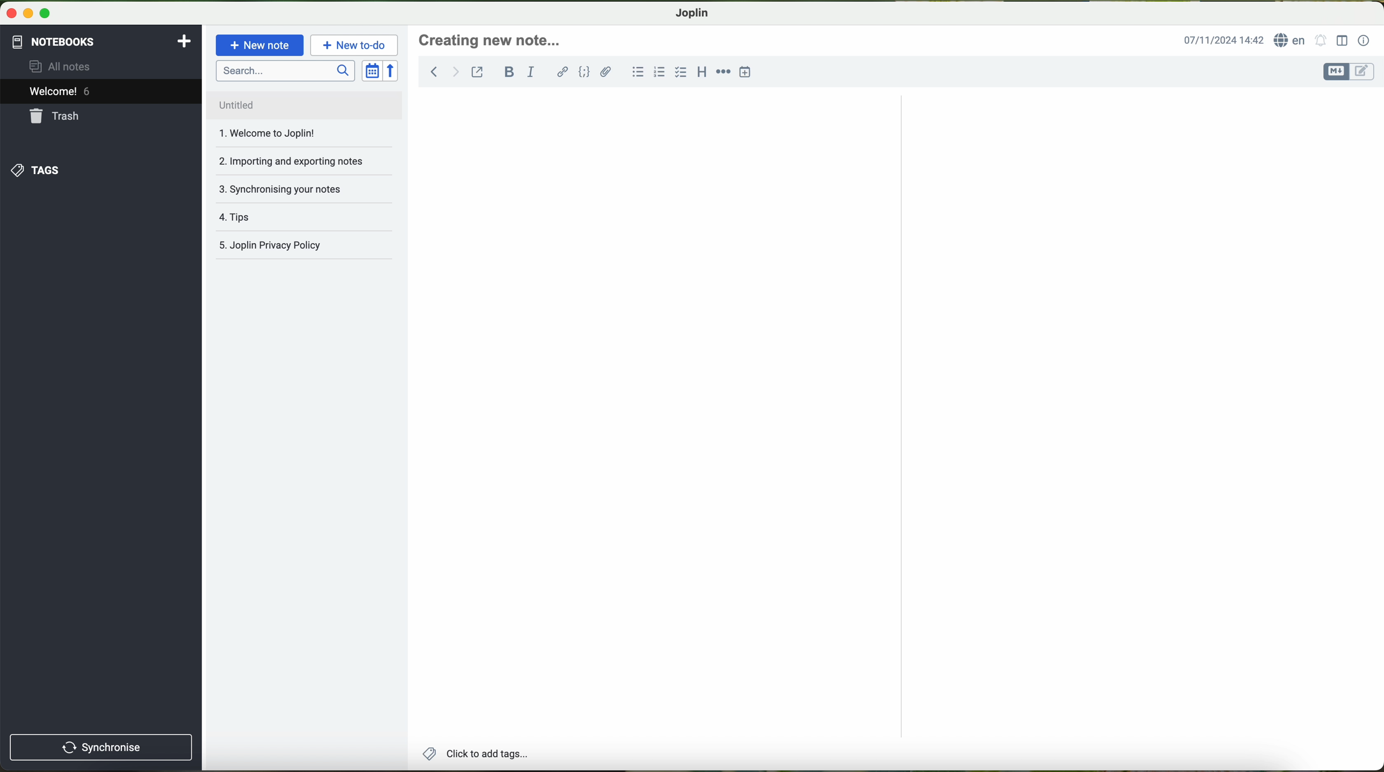  What do you see at coordinates (1321, 42) in the screenshot?
I see `set alarm` at bounding box center [1321, 42].